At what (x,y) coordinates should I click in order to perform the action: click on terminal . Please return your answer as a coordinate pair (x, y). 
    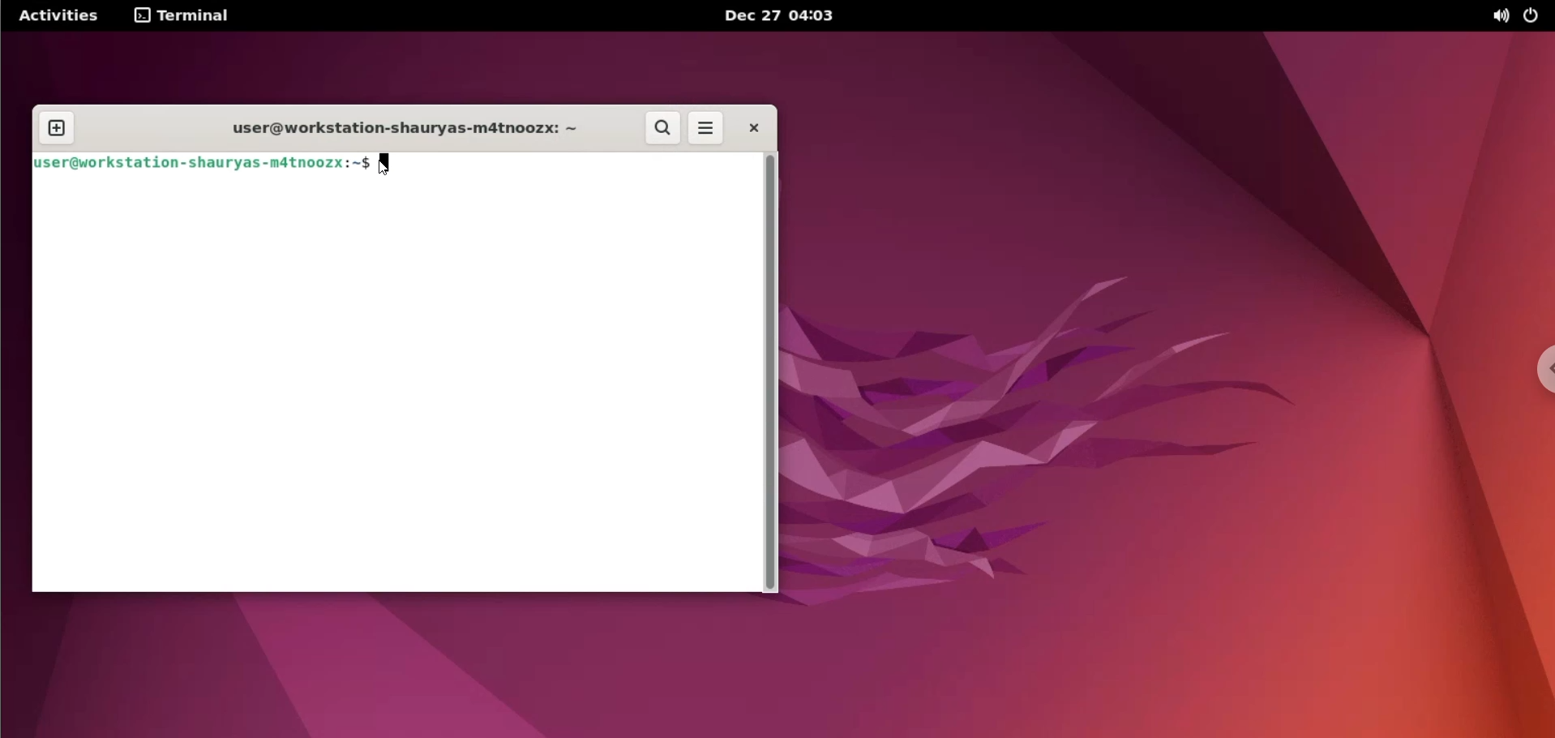
    Looking at the image, I should click on (185, 17).